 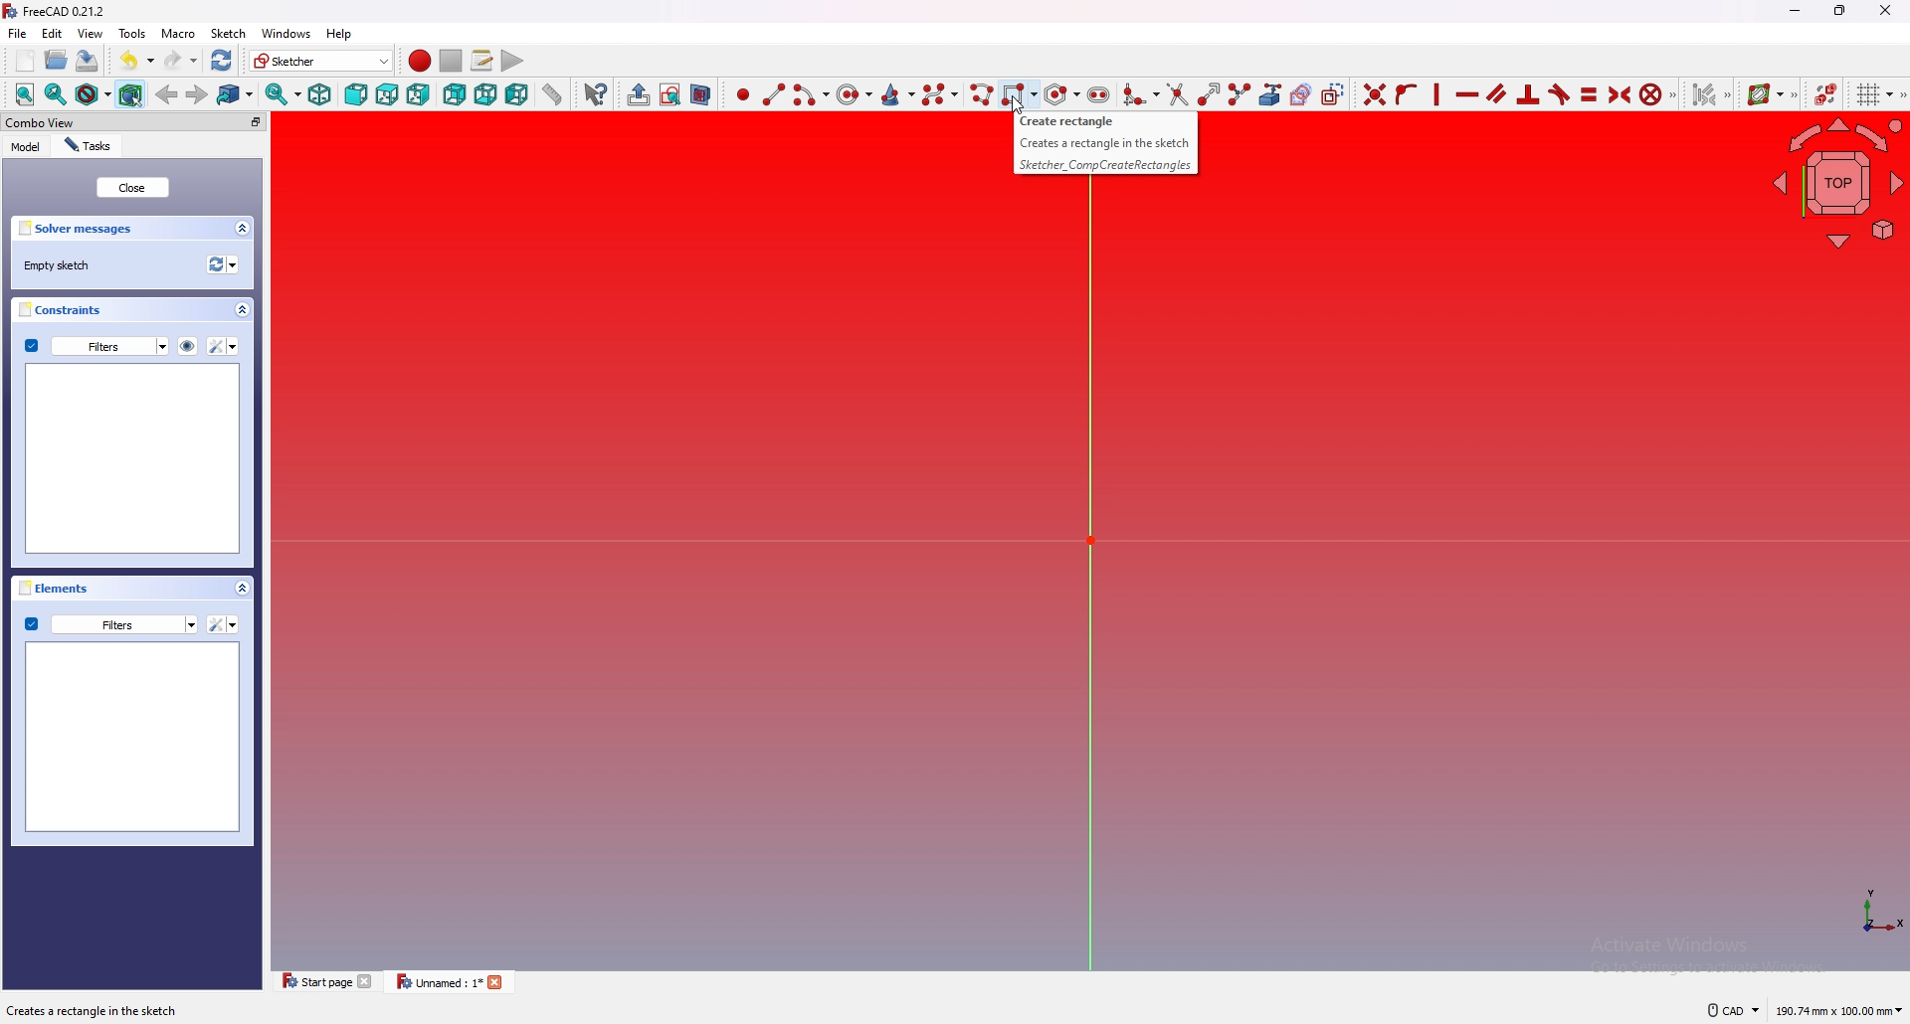 I want to click on view, so click(x=91, y=33).